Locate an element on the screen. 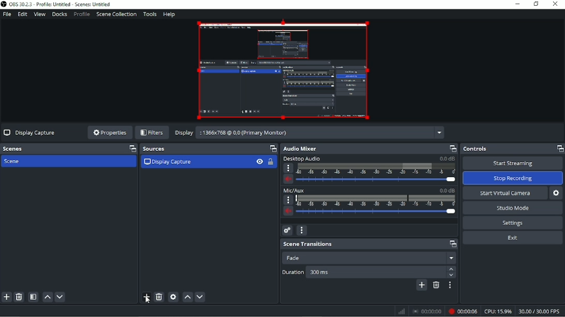 The height and width of the screenshot is (317, 565). Open scene filters is located at coordinates (33, 297).